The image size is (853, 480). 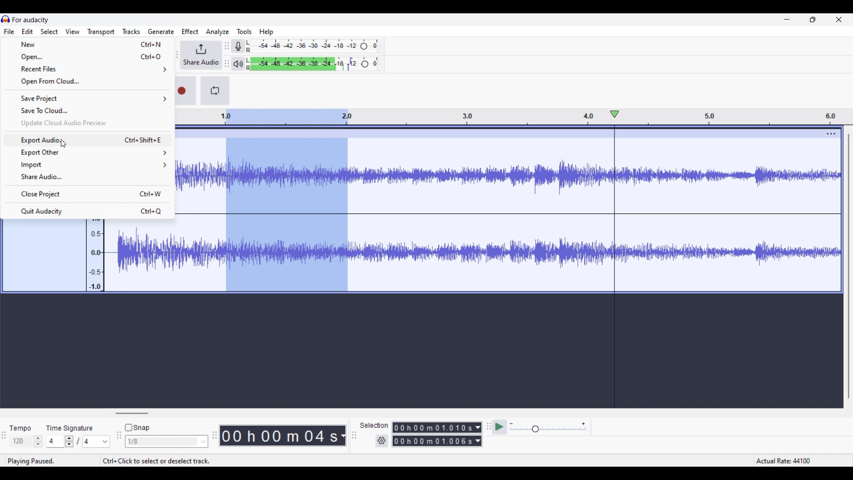 What do you see at coordinates (374, 425) in the screenshot?
I see `selection` at bounding box center [374, 425].